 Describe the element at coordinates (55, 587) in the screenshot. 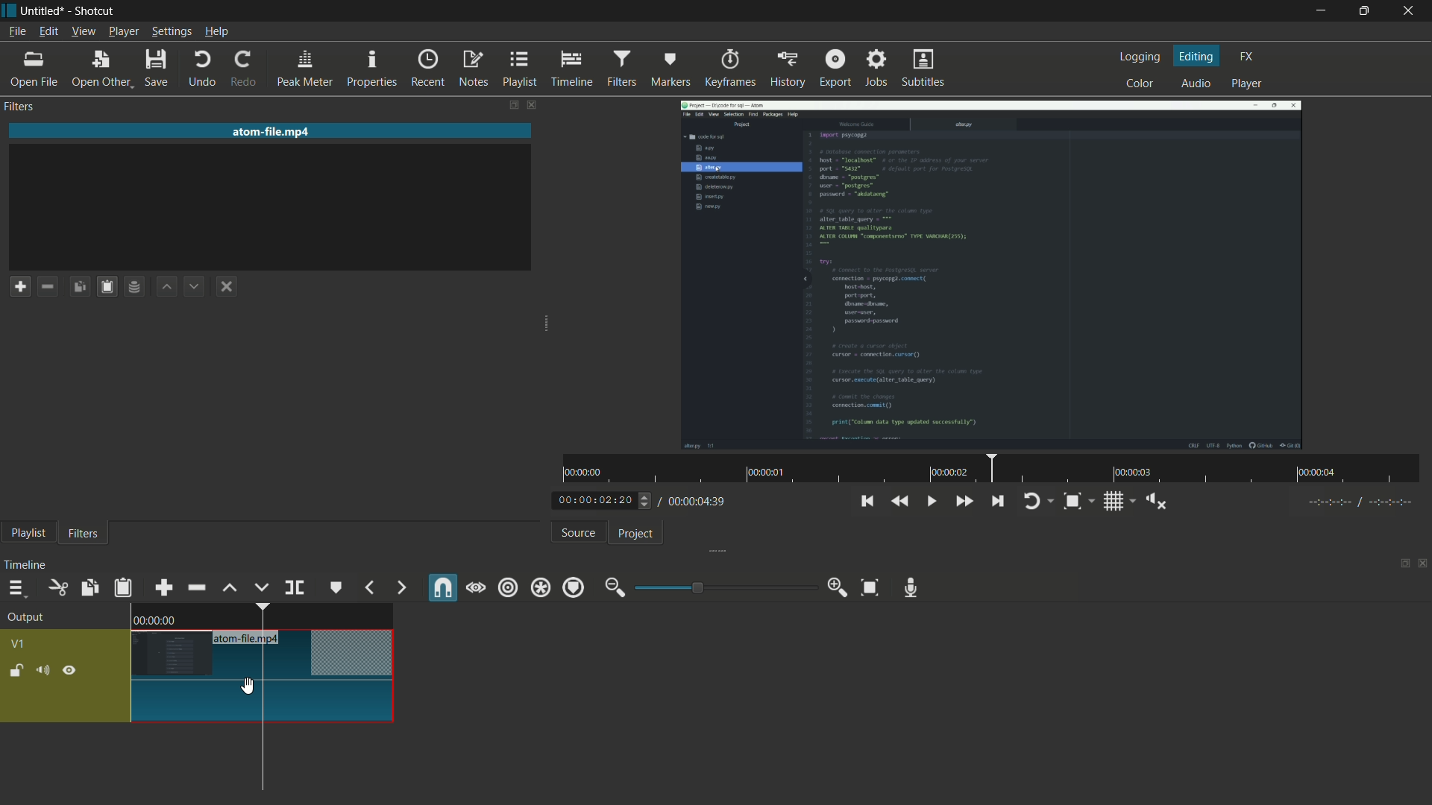

I see `cut` at that location.